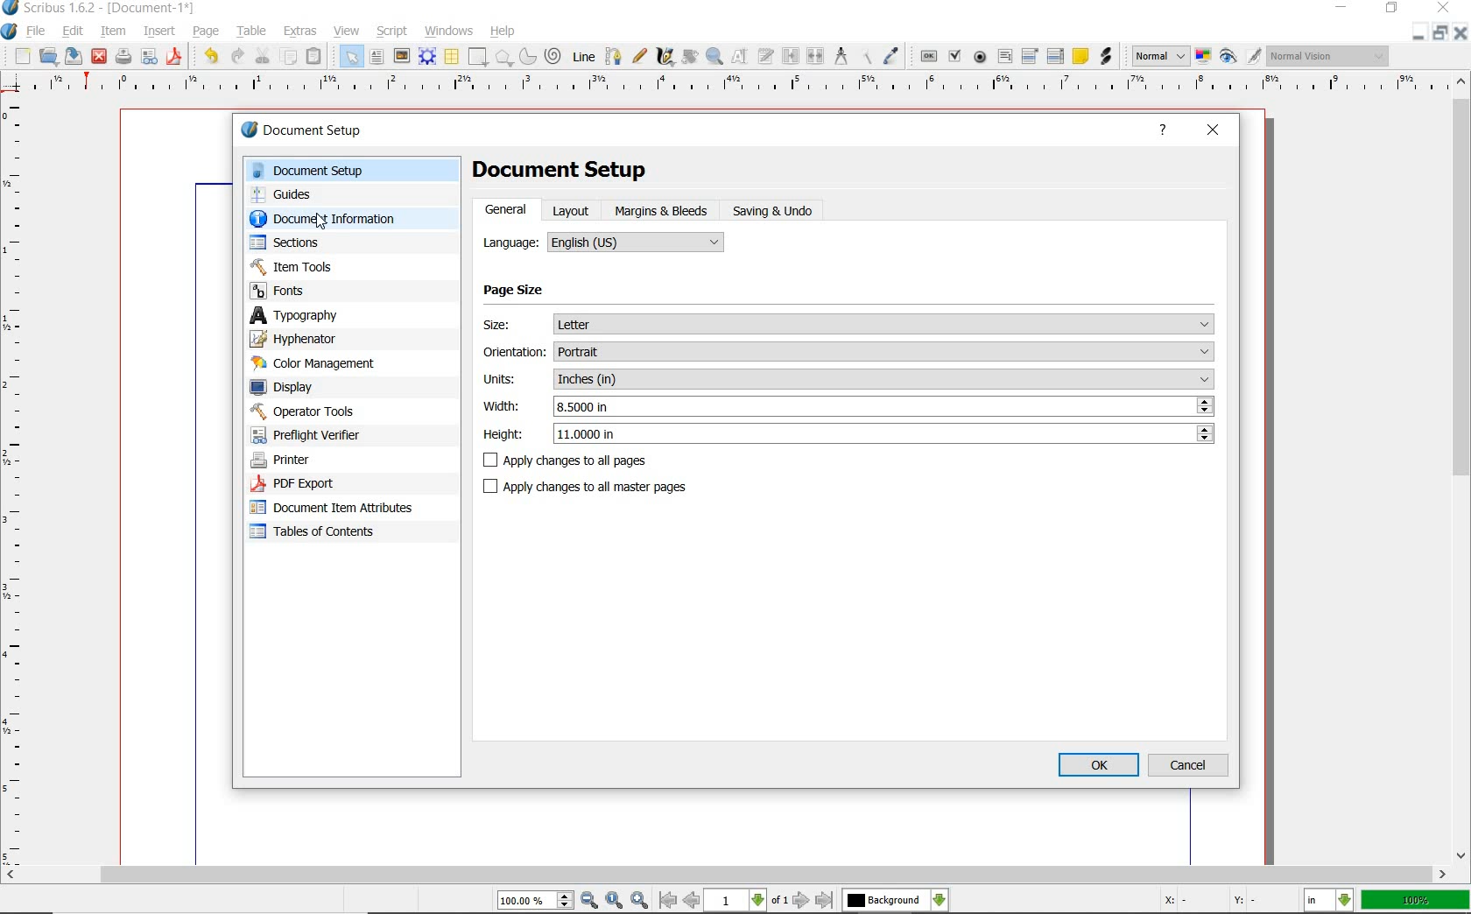 The width and height of the screenshot is (1471, 914). What do you see at coordinates (478, 56) in the screenshot?
I see `shape` at bounding box center [478, 56].